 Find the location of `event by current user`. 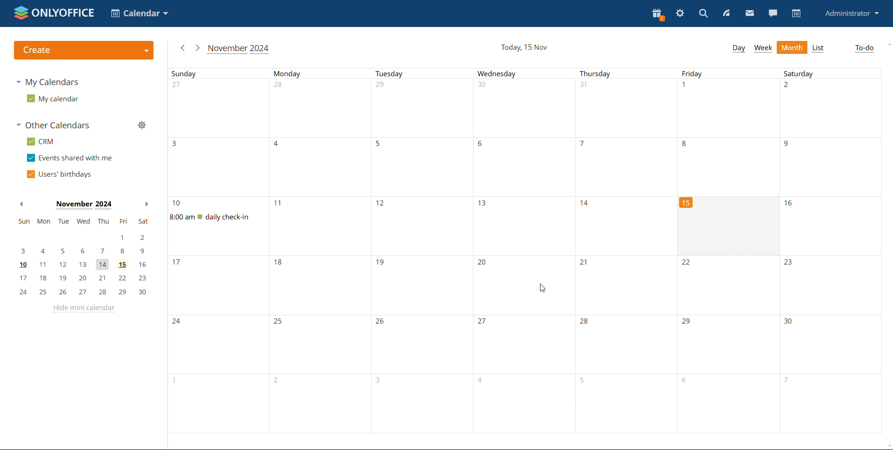

event by current user is located at coordinates (223, 217).